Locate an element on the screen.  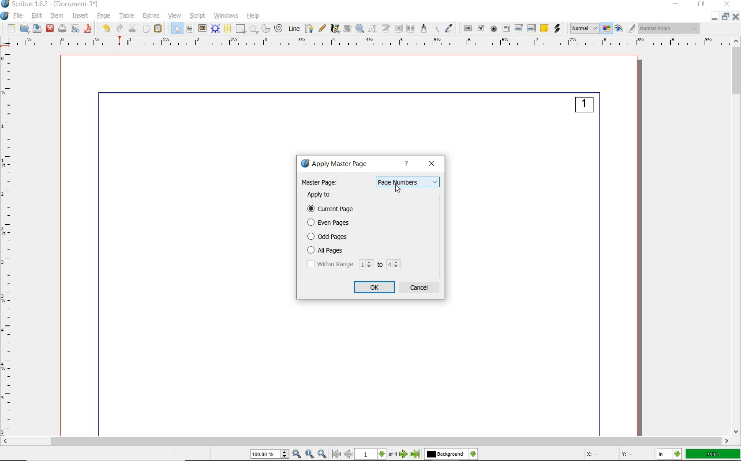
system logo is located at coordinates (5, 16).